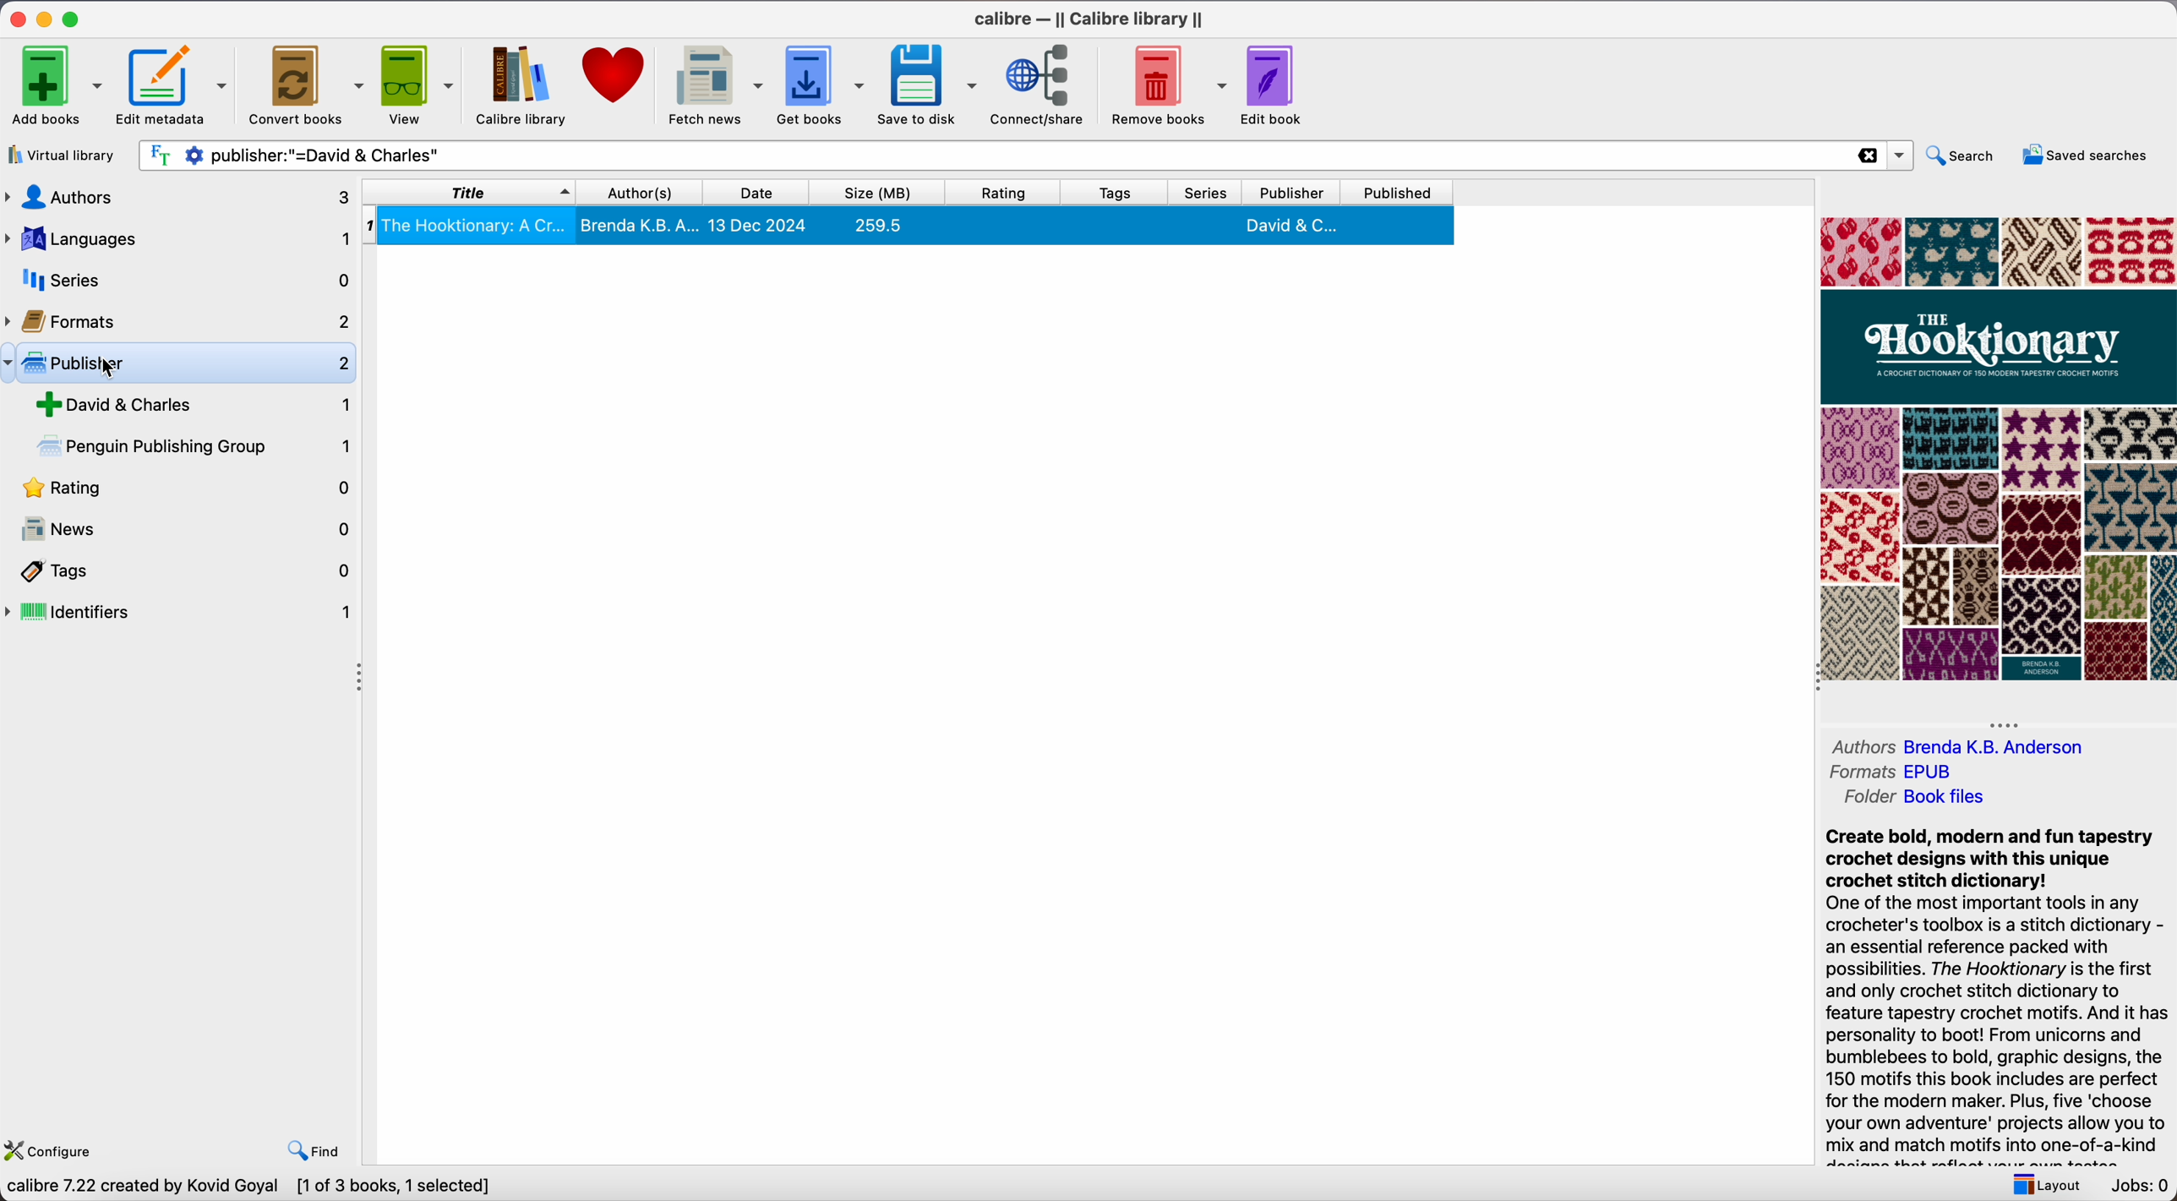  What do you see at coordinates (1956, 745) in the screenshot?
I see `Authors Brenda  K.B. Anderson` at bounding box center [1956, 745].